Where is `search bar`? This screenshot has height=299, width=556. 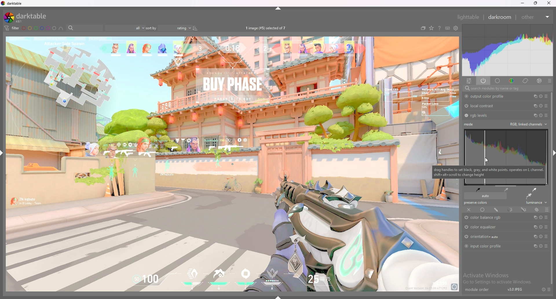 search bar is located at coordinates (83, 28).